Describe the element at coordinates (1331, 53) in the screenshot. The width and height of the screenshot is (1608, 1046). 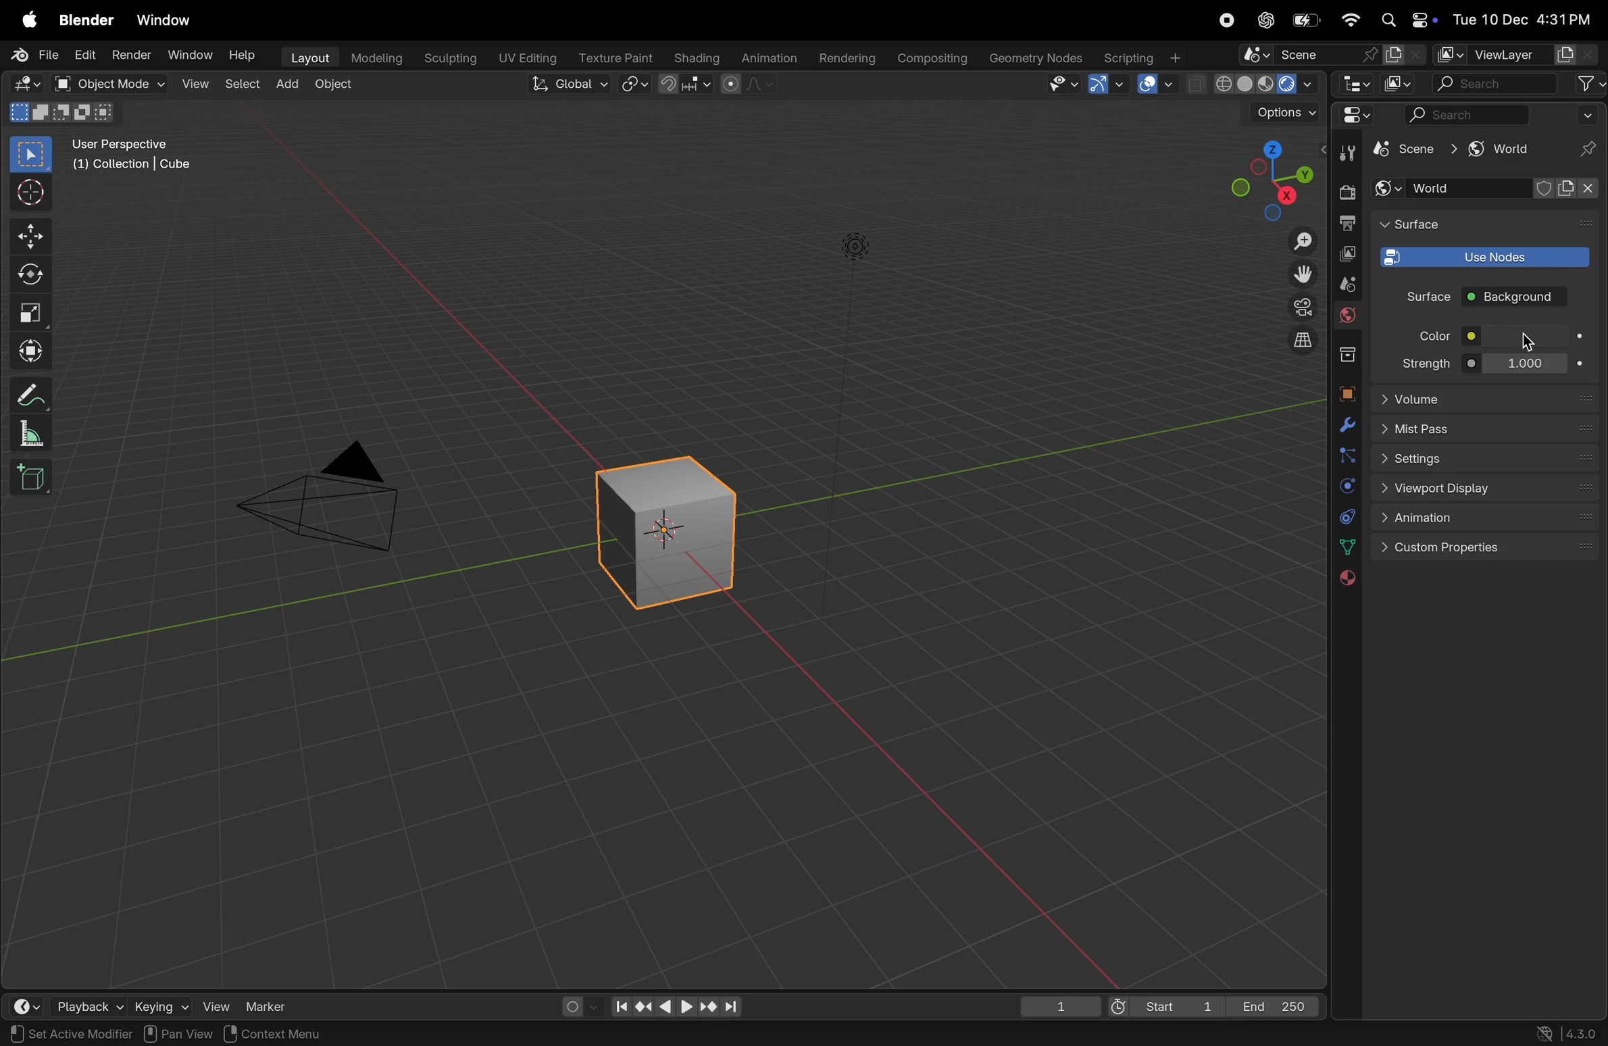
I see `scene` at that location.